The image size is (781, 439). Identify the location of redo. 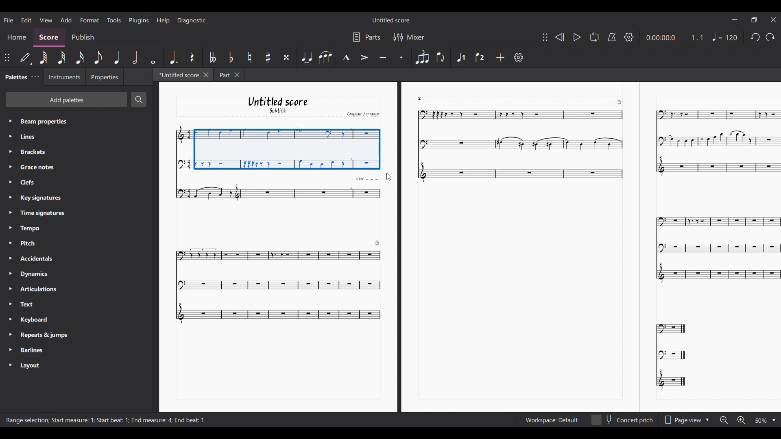
(754, 39).